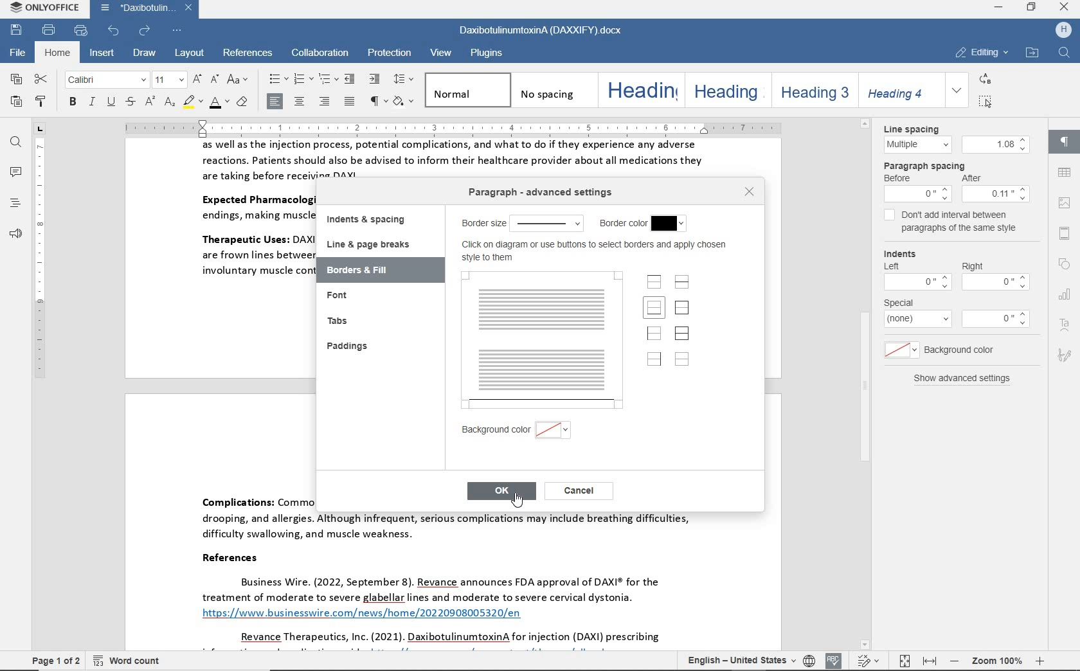 Image resolution: width=1080 pixels, height=671 pixels. Describe the element at coordinates (902, 661) in the screenshot. I see `fit to page` at that location.